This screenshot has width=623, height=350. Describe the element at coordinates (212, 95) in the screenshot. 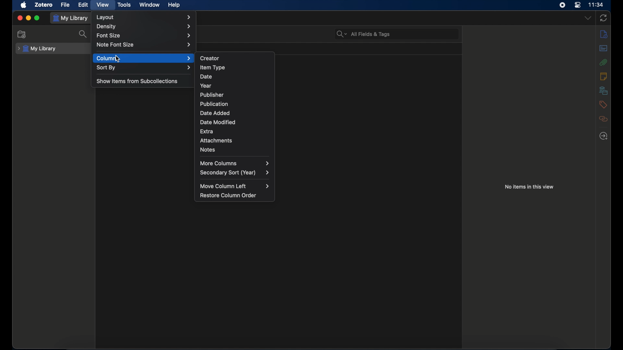

I see `publisher` at that location.